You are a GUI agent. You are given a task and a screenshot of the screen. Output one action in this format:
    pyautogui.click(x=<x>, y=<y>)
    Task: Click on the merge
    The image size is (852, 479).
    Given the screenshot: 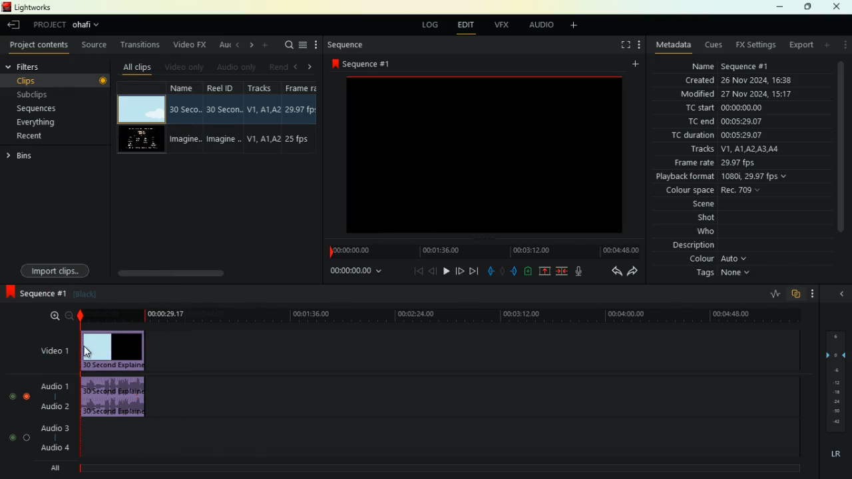 What is the action you would take?
    pyautogui.click(x=562, y=271)
    